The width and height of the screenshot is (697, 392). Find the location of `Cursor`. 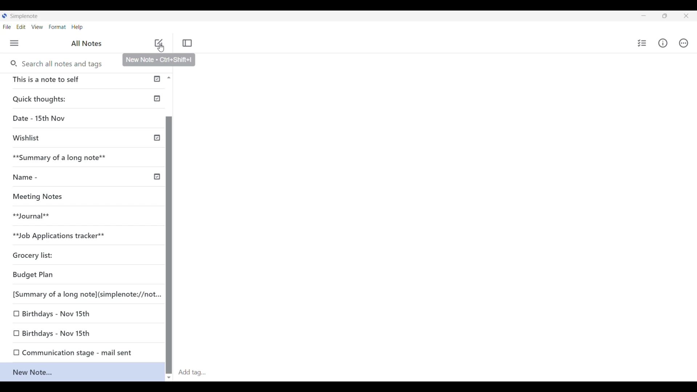

Cursor is located at coordinates (159, 48).